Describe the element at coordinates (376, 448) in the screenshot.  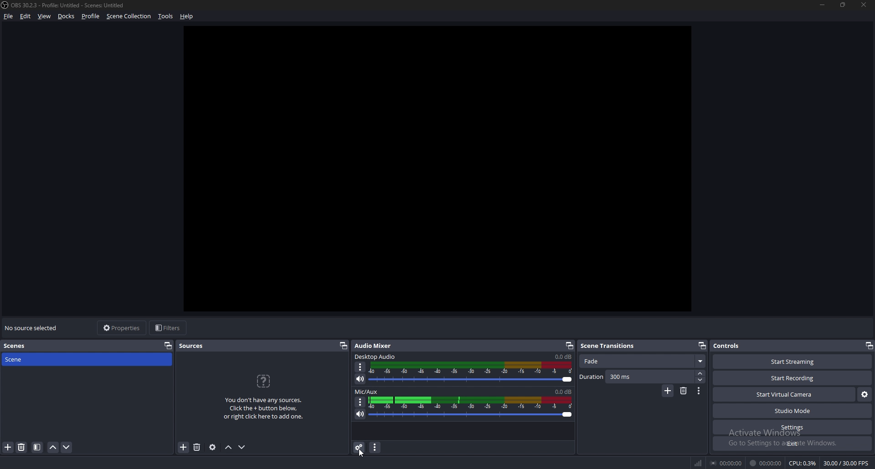
I see `audio mixer menu` at that location.